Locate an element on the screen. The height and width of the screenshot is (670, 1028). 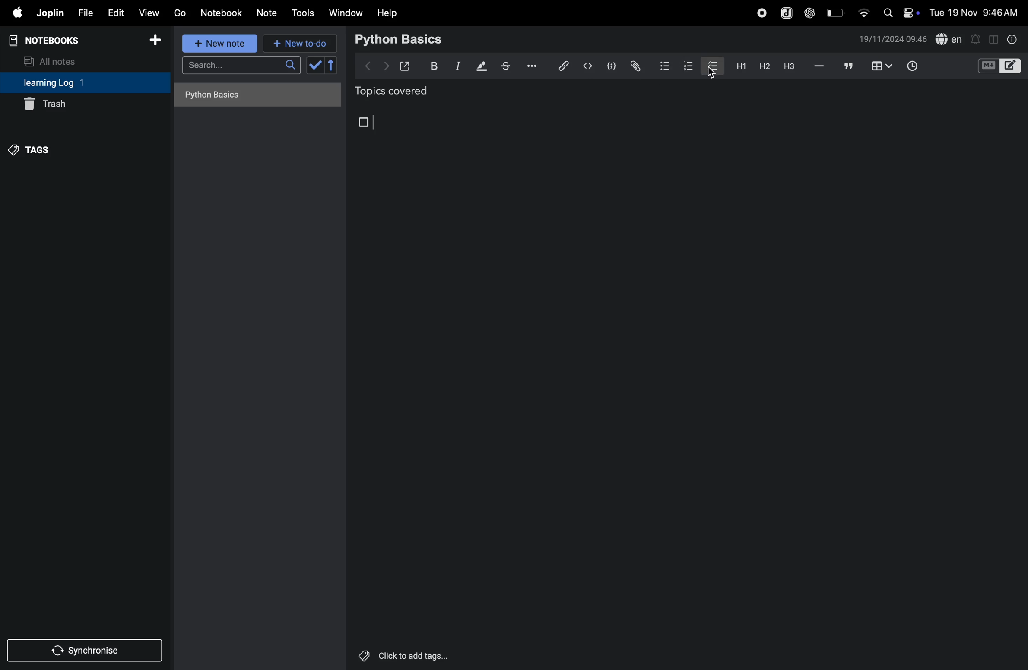
add is located at coordinates (155, 43).